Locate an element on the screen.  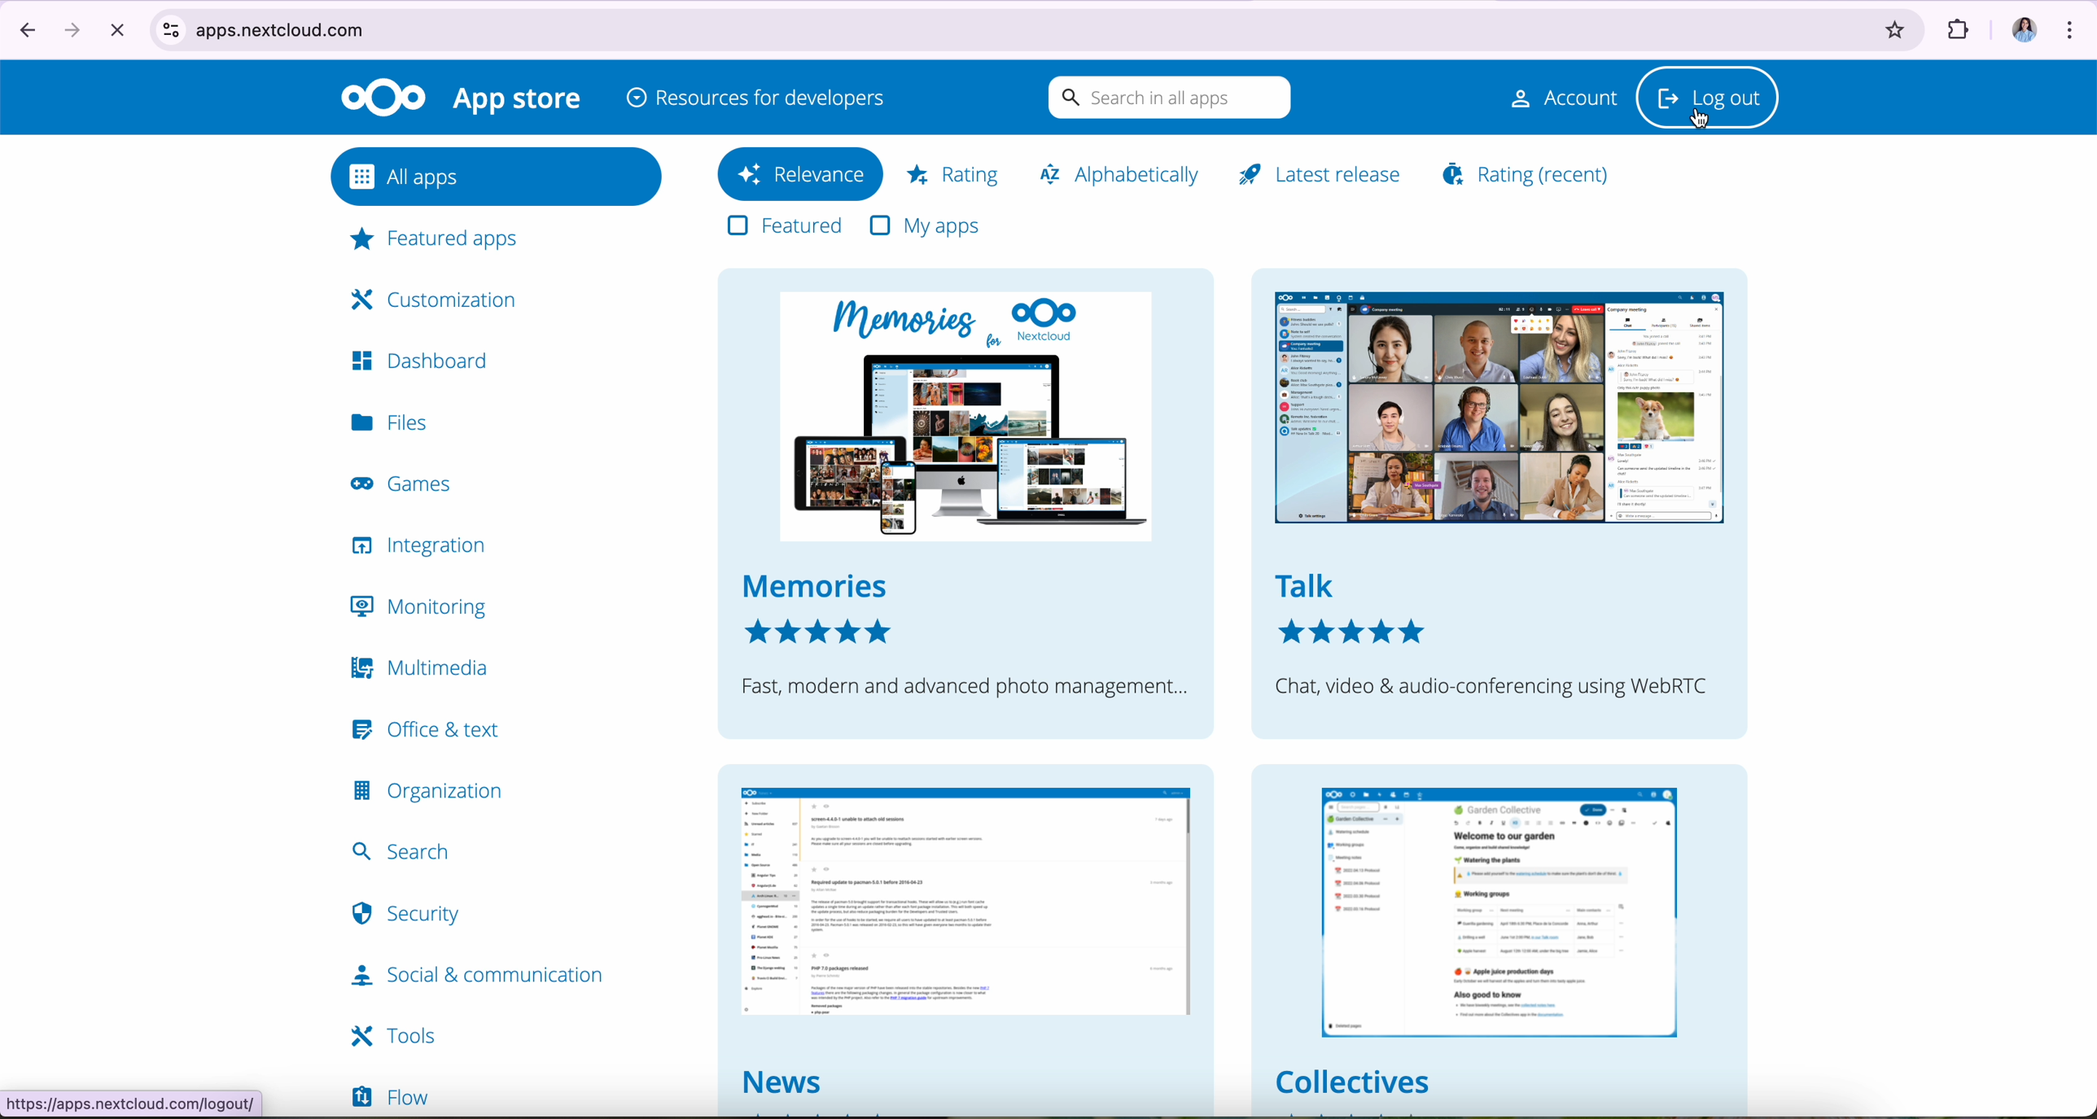
cursor is located at coordinates (1701, 128).